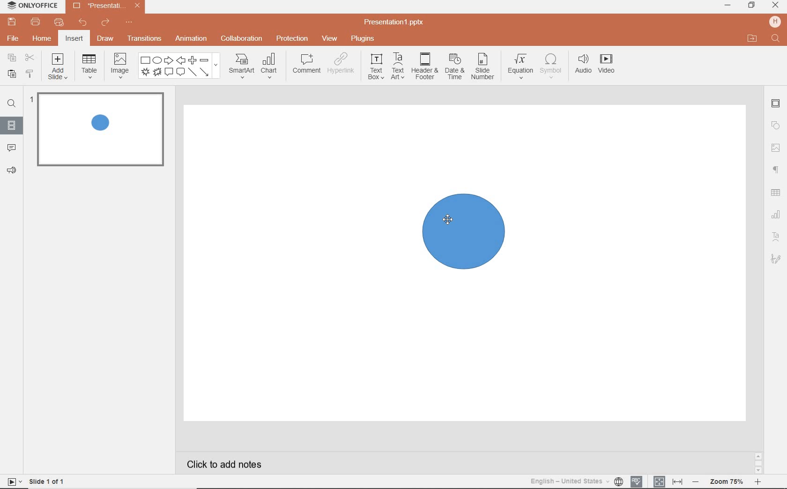 The height and width of the screenshot is (489, 787). Describe the element at coordinates (364, 39) in the screenshot. I see `plugins` at that location.